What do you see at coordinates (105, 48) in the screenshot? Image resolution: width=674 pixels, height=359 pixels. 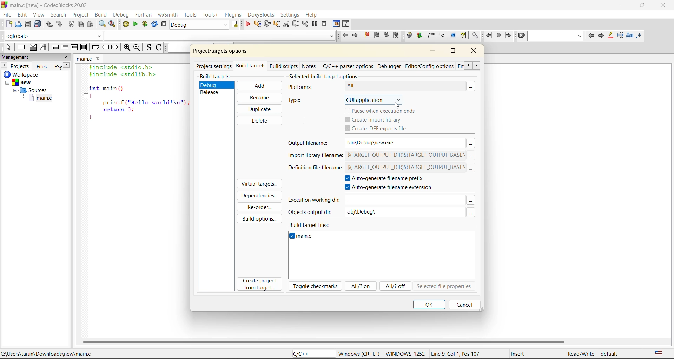 I see `continue instruction ` at bounding box center [105, 48].